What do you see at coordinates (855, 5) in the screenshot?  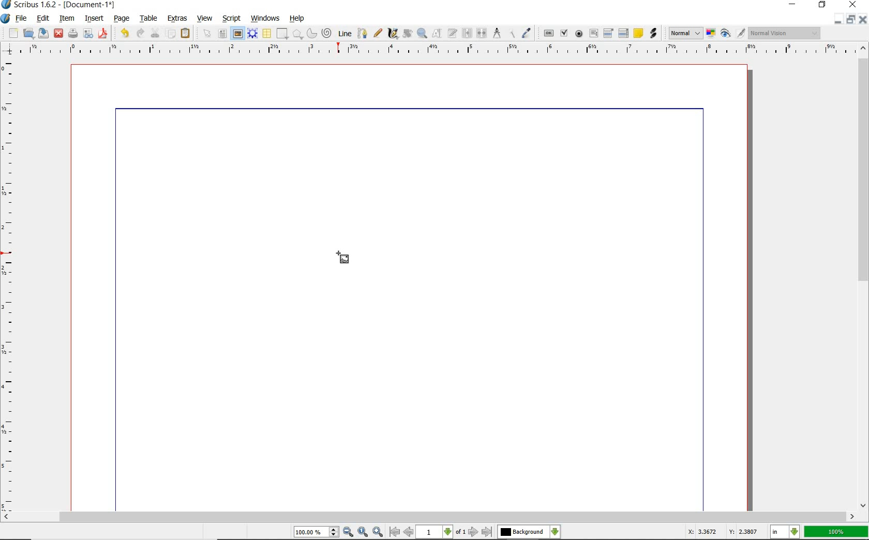 I see `close` at bounding box center [855, 5].